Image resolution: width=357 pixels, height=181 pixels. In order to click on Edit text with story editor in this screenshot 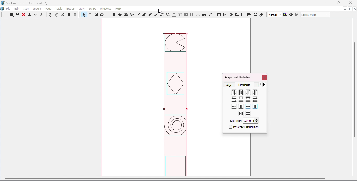, I will do `click(180, 15)`.